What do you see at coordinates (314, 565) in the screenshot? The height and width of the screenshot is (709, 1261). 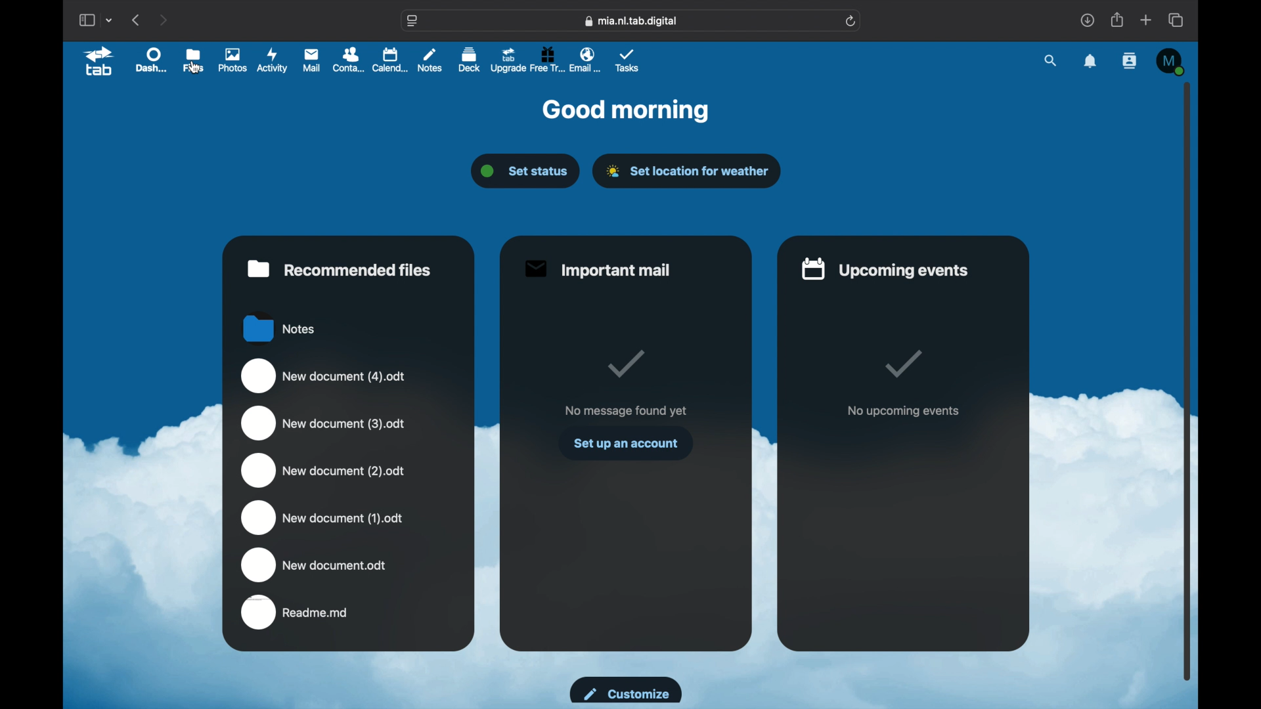 I see `new document` at bounding box center [314, 565].